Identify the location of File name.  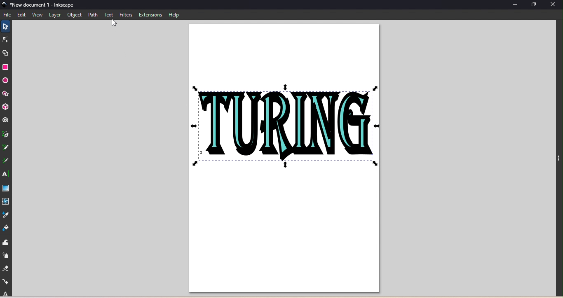
(39, 5).